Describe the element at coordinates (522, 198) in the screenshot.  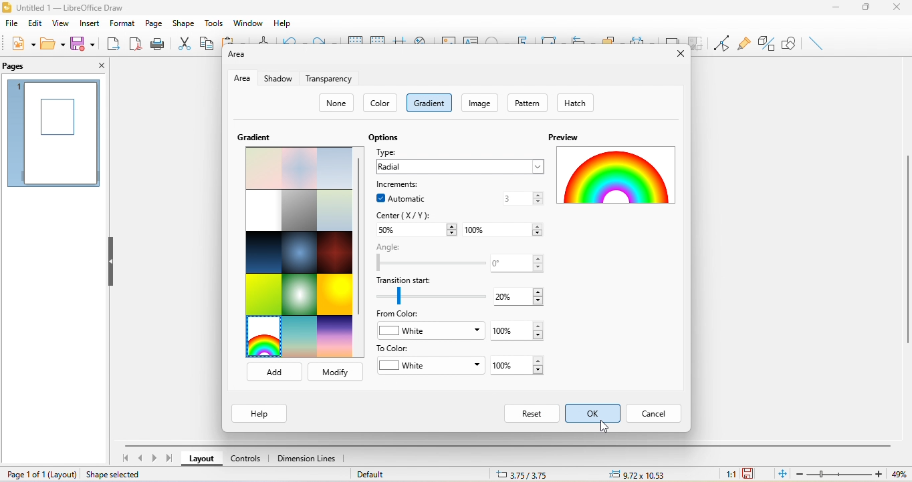
I see `3` at that location.